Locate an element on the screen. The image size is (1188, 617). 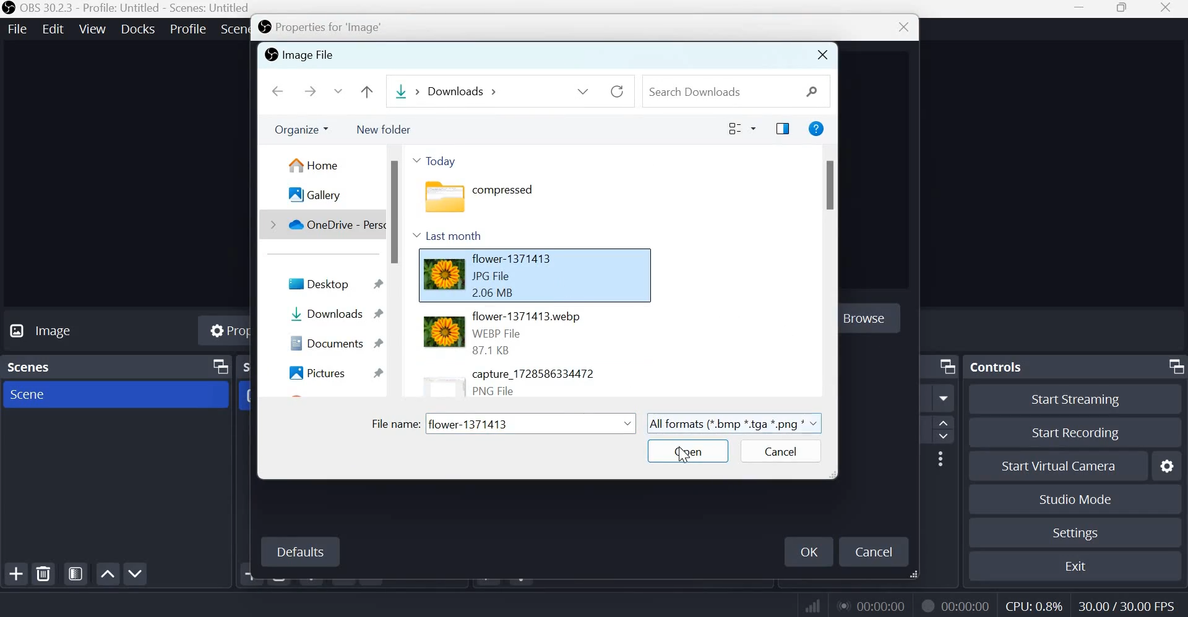
00:00:00 is located at coordinates (874, 606).